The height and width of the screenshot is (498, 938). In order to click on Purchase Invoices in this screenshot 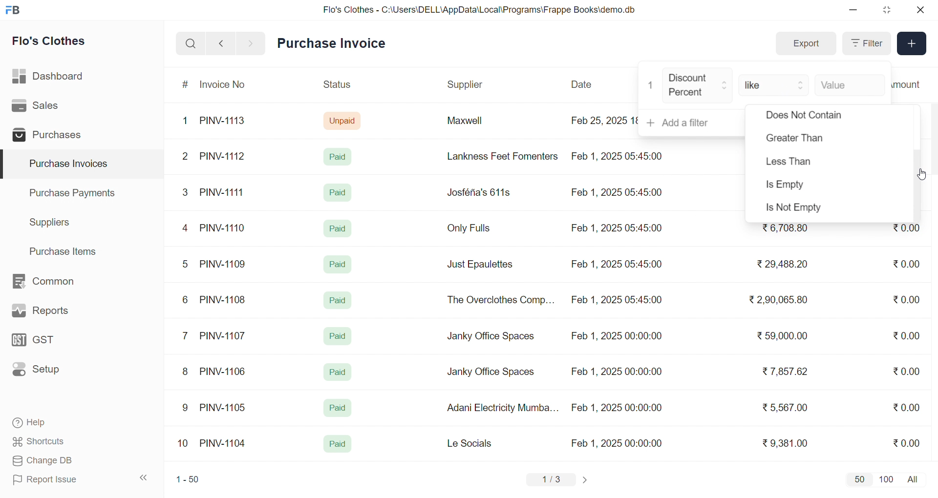, I will do `click(67, 164)`.